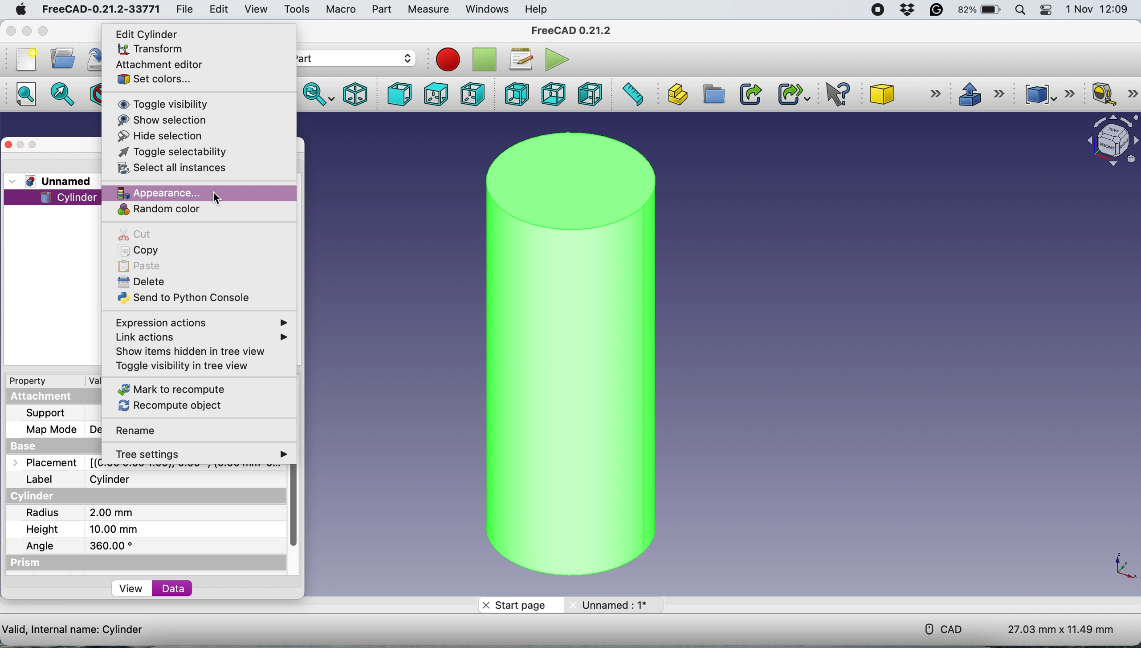 This screenshot has width=1141, height=648. Describe the element at coordinates (287, 453) in the screenshot. I see `more options` at that location.